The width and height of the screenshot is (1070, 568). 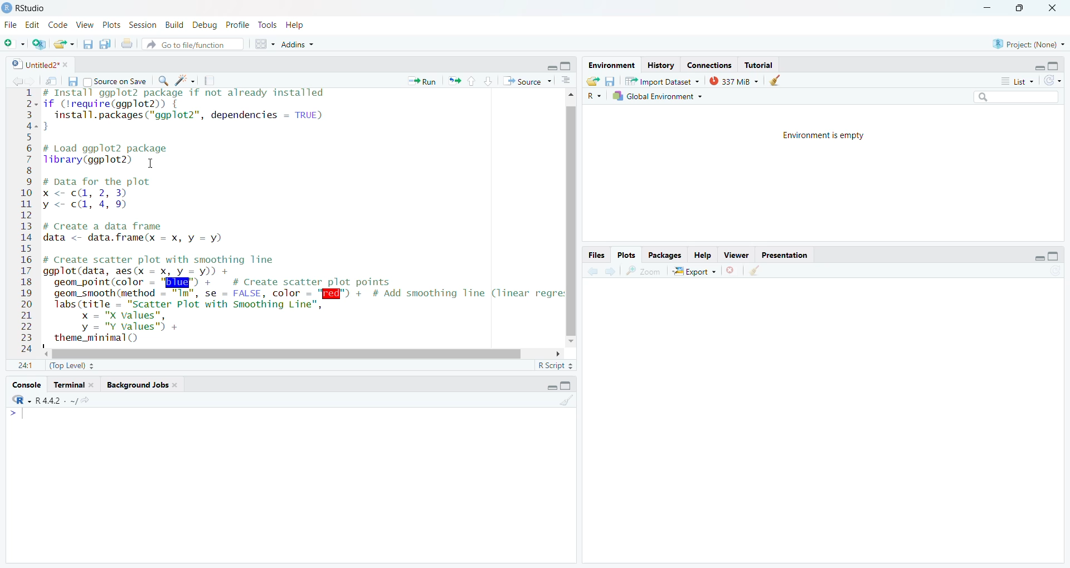 I want to click on background Jobs, so click(x=141, y=385).